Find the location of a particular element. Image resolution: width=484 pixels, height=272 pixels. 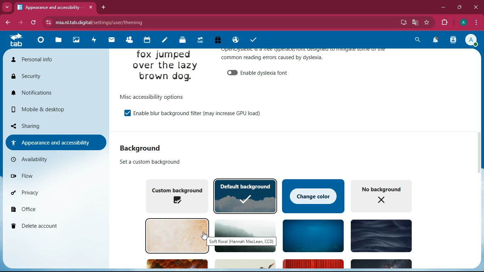

off is located at coordinates (232, 73).